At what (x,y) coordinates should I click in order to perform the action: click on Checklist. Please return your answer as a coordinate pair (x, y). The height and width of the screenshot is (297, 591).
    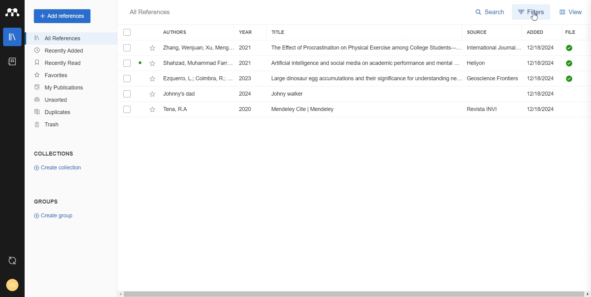
    Looking at the image, I should click on (127, 32).